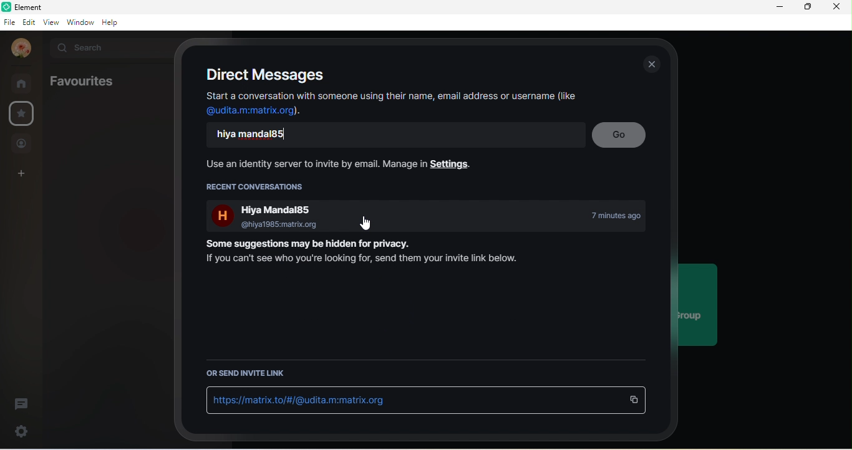 The width and height of the screenshot is (852, 450). What do you see at coordinates (80, 81) in the screenshot?
I see `favourites` at bounding box center [80, 81].